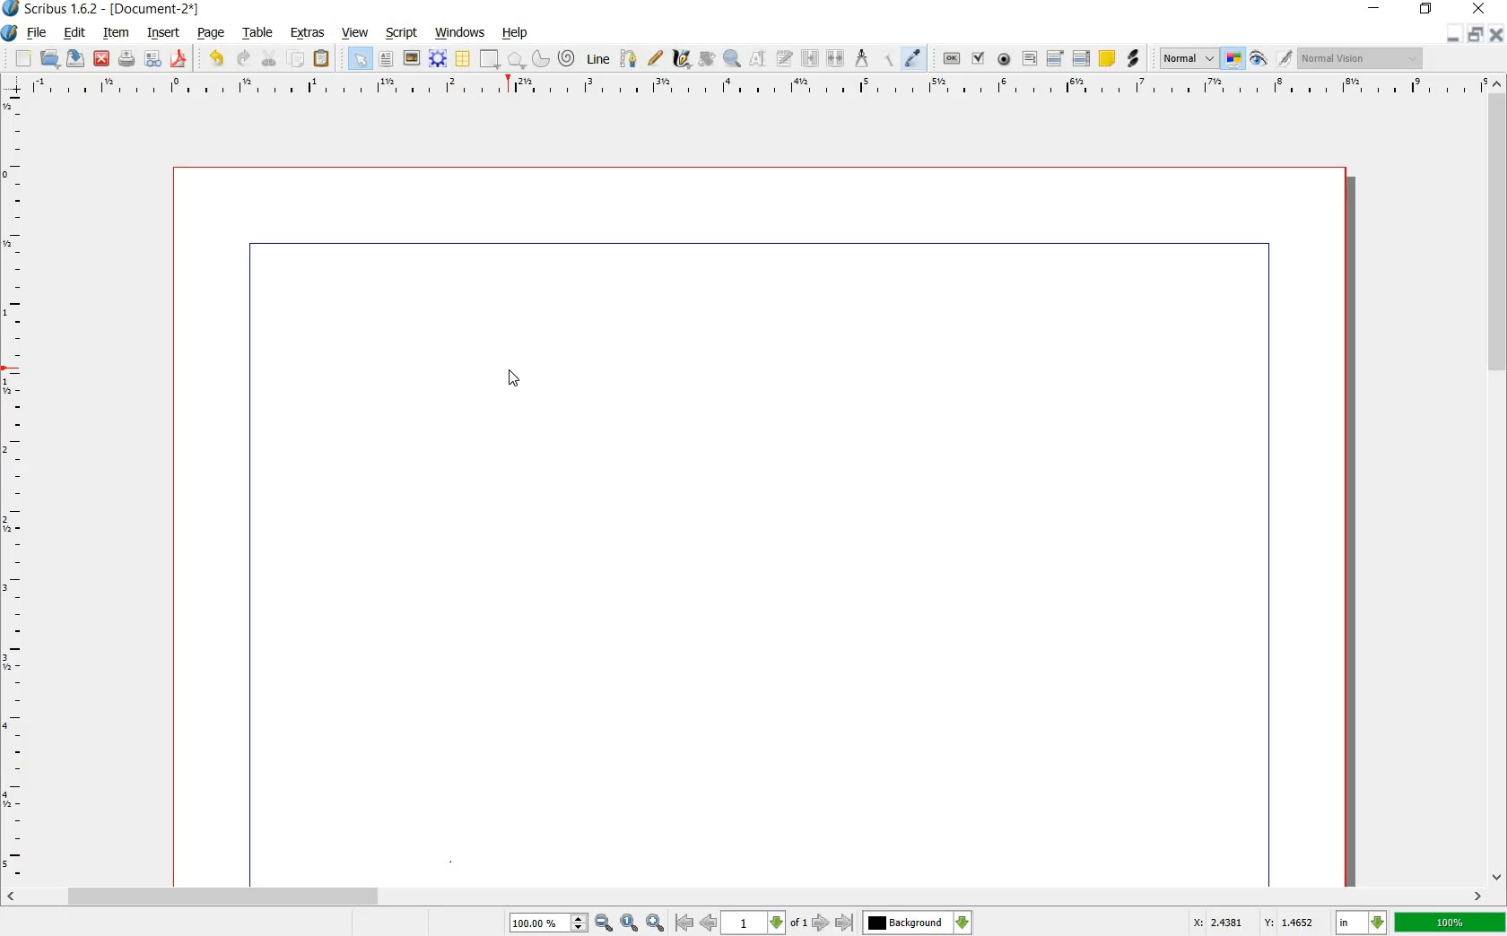 The width and height of the screenshot is (1507, 936). Describe the element at coordinates (244, 59) in the screenshot. I see `REDO` at that location.